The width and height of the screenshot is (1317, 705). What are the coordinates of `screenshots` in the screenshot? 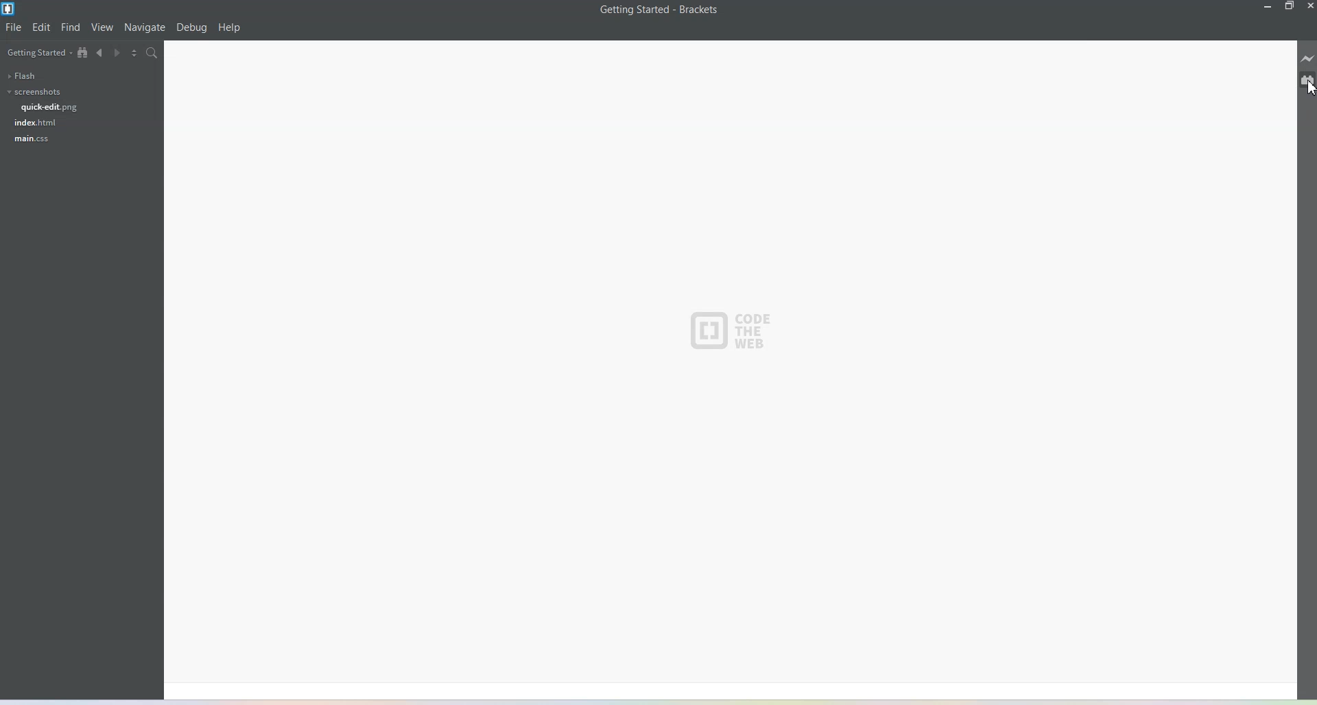 It's located at (33, 92).